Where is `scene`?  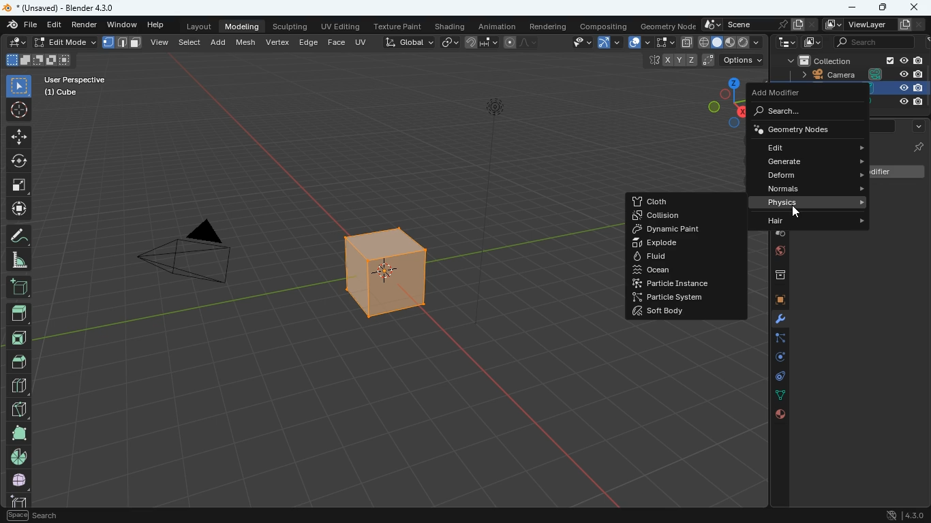 scene is located at coordinates (757, 25).